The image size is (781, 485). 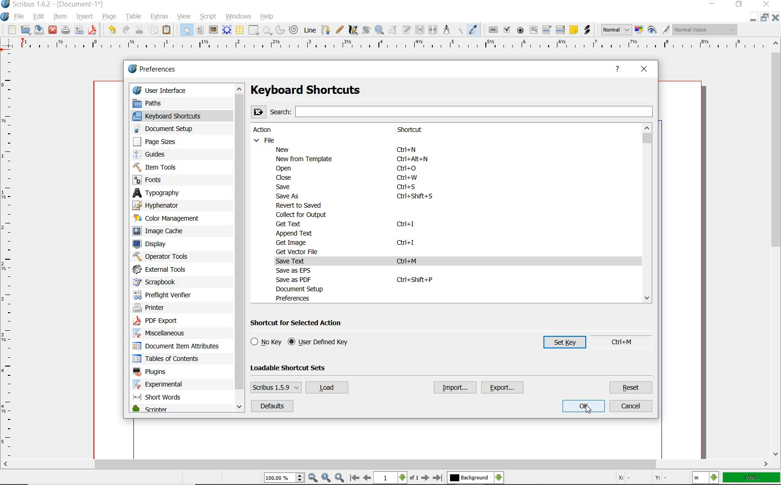 What do you see at coordinates (628, 342) in the screenshot?
I see `ctrl + M` at bounding box center [628, 342].